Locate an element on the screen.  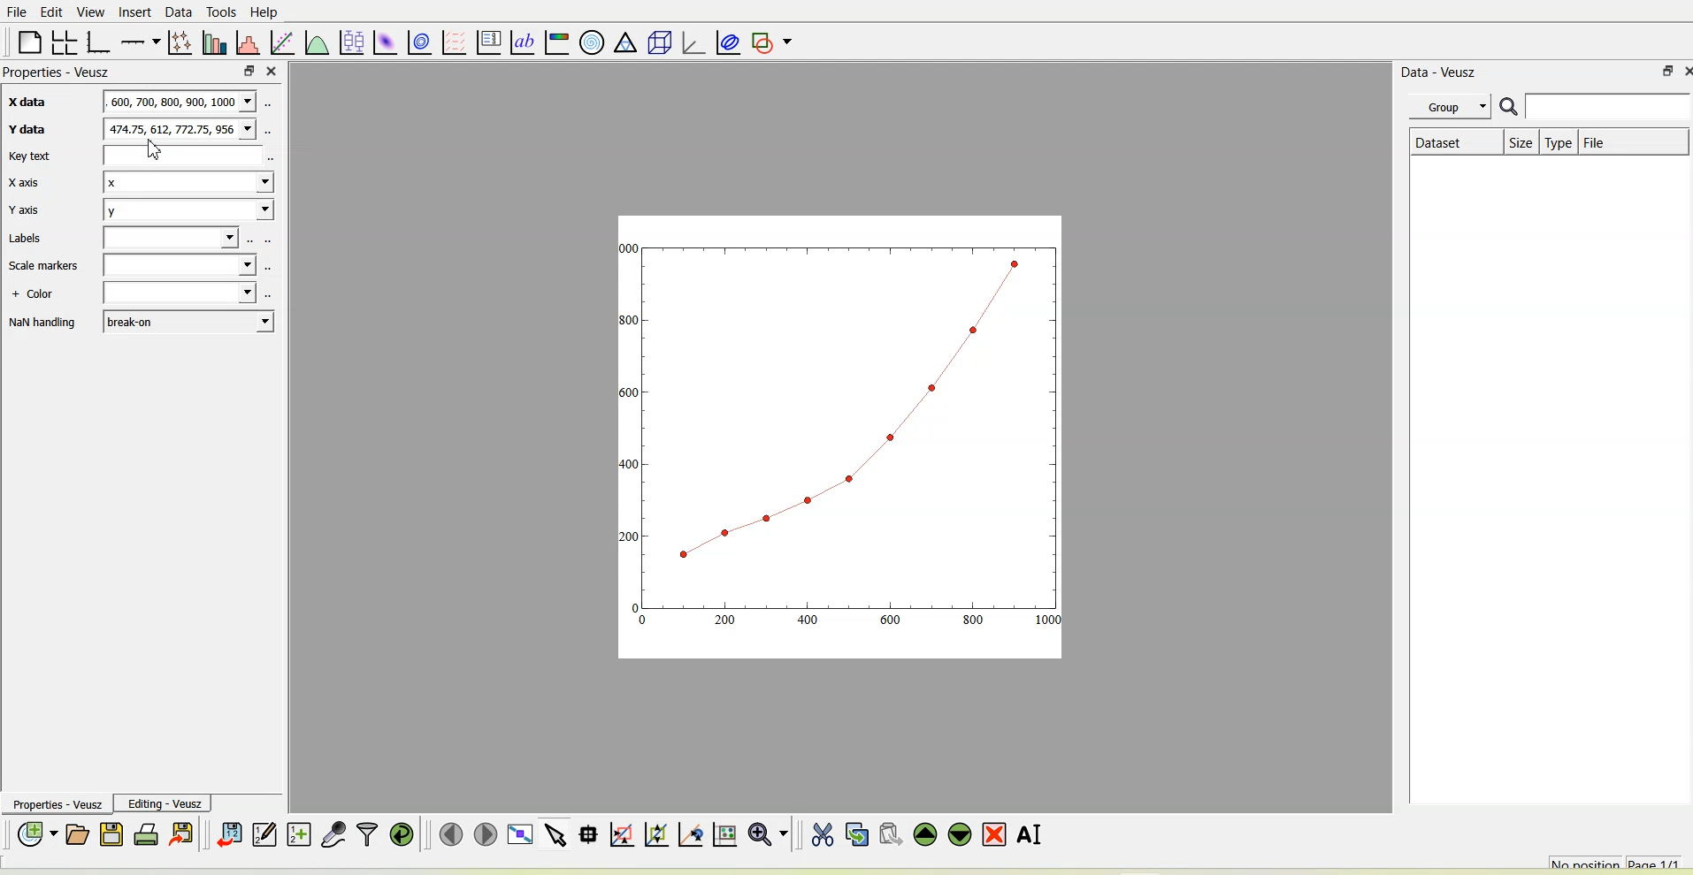
600 is located at coordinates (628, 390).